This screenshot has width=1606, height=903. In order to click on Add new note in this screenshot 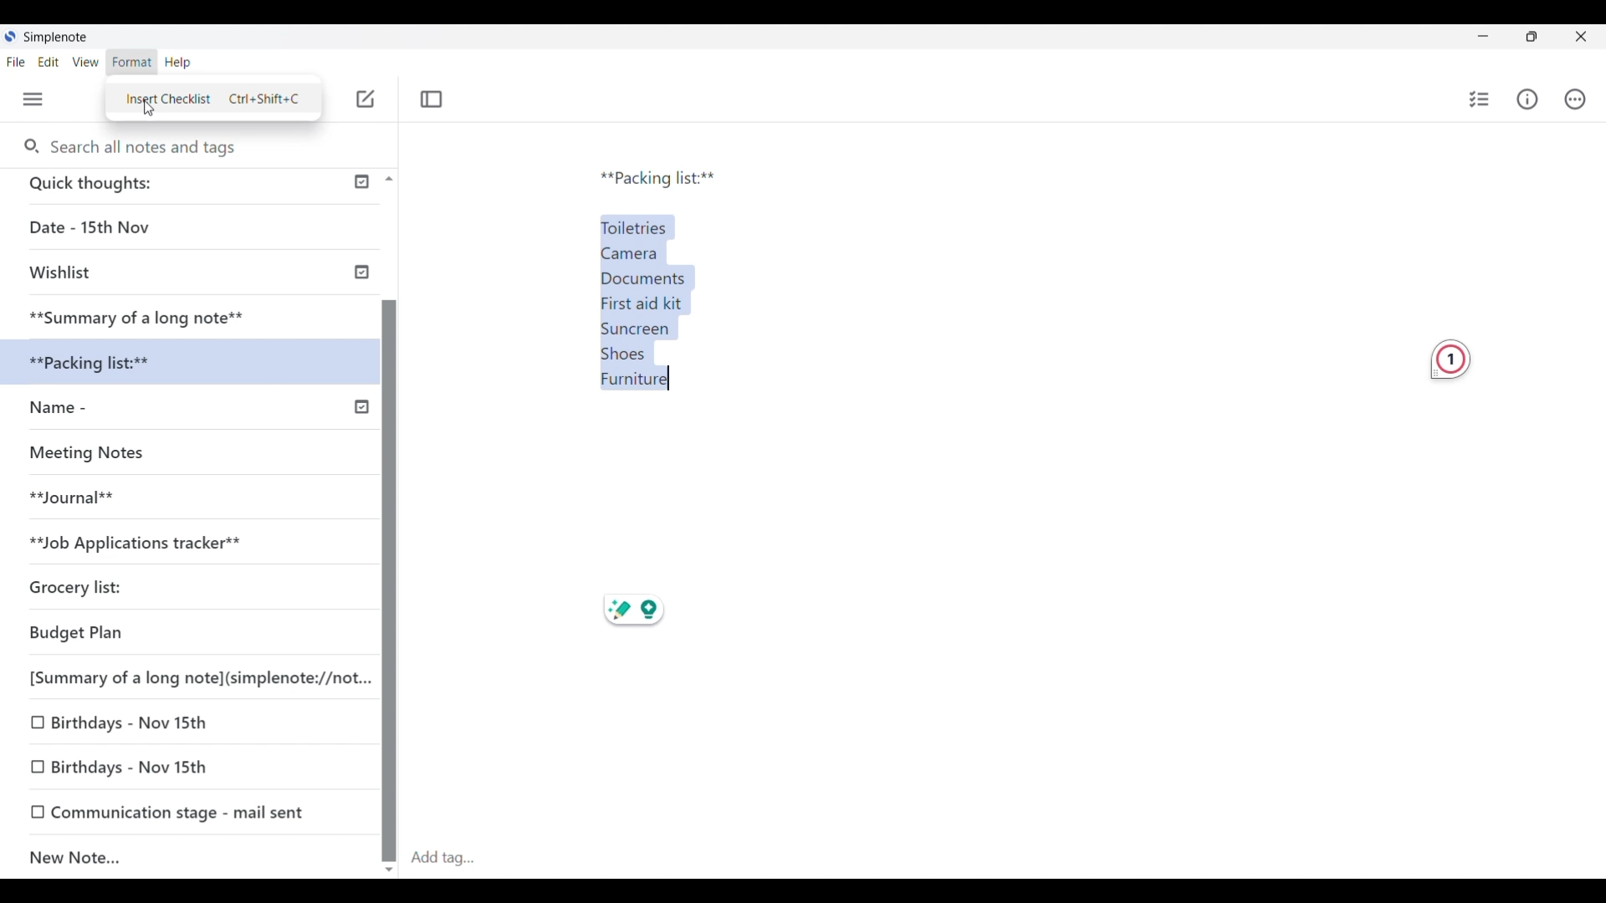, I will do `click(366, 99)`.